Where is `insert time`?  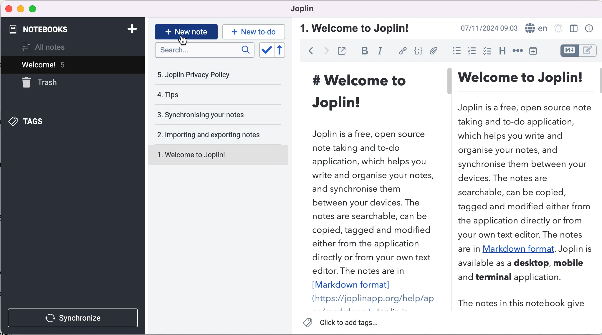 insert time is located at coordinates (533, 52).